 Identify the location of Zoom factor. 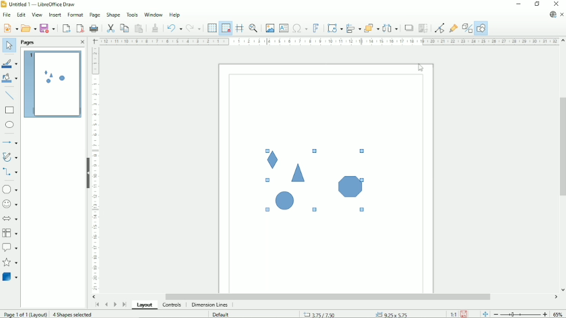
(559, 314).